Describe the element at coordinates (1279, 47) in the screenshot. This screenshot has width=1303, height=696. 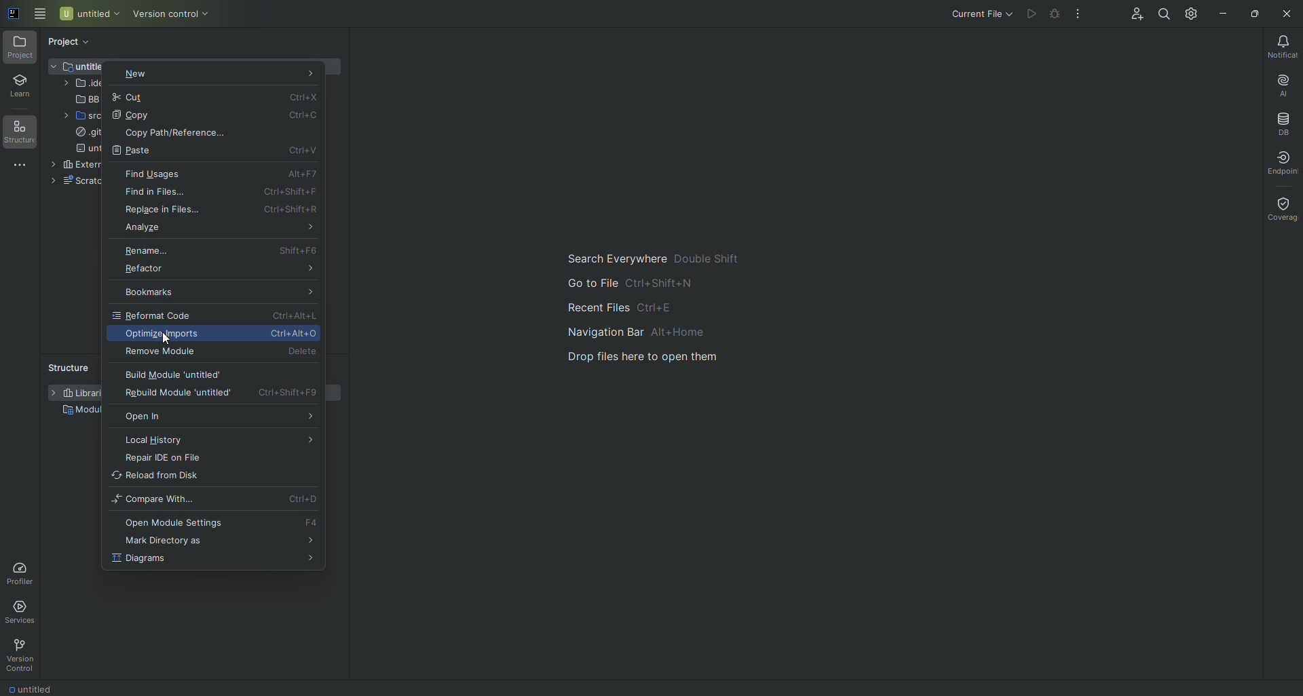
I see `Notifications` at that location.